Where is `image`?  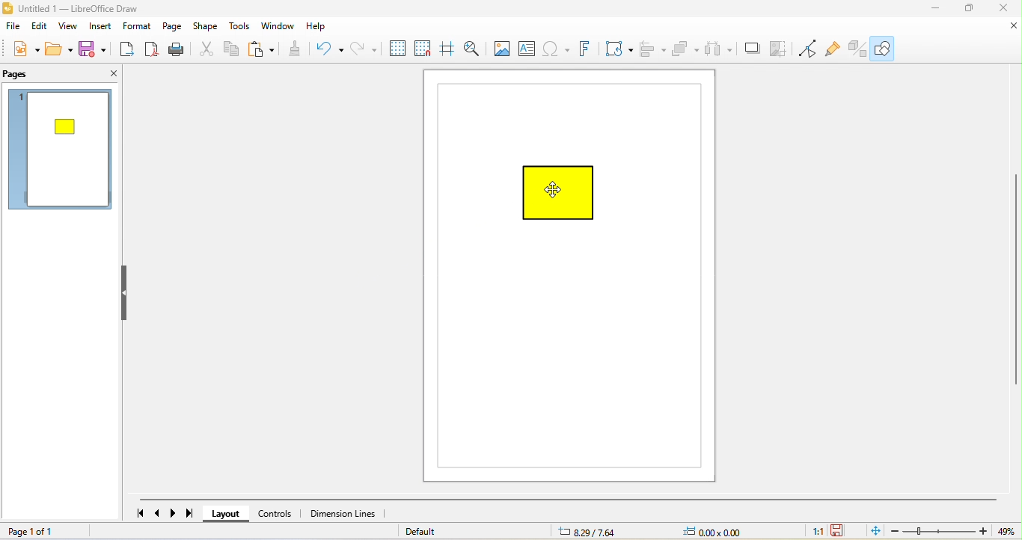 image is located at coordinates (500, 49).